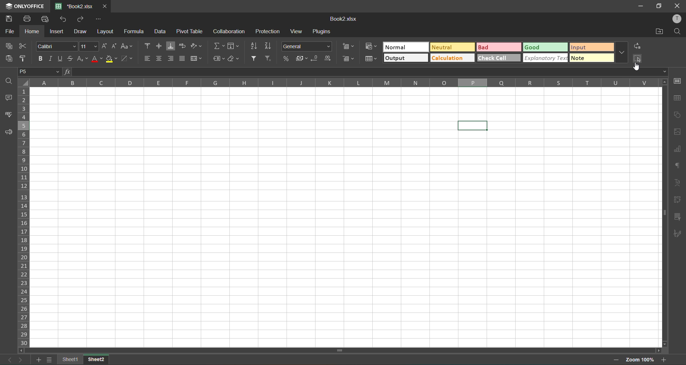 The height and width of the screenshot is (365, 686). I want to click on minimise, so click(641, 5).